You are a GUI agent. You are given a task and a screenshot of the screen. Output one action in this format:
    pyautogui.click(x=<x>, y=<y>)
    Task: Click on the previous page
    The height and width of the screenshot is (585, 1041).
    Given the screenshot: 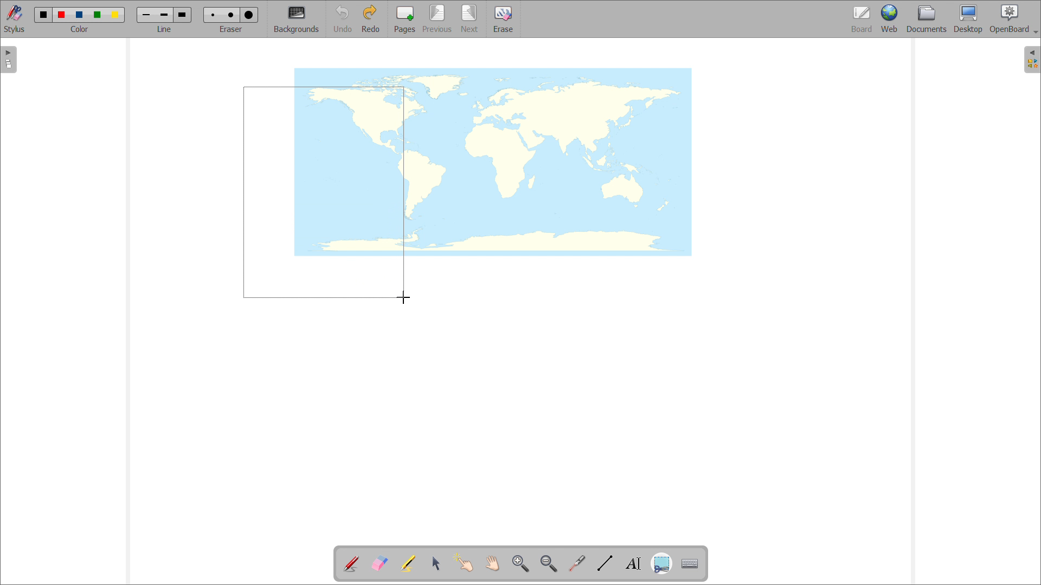 What is the action you would take?
    pyautogui.click(x=437, y=18)
    